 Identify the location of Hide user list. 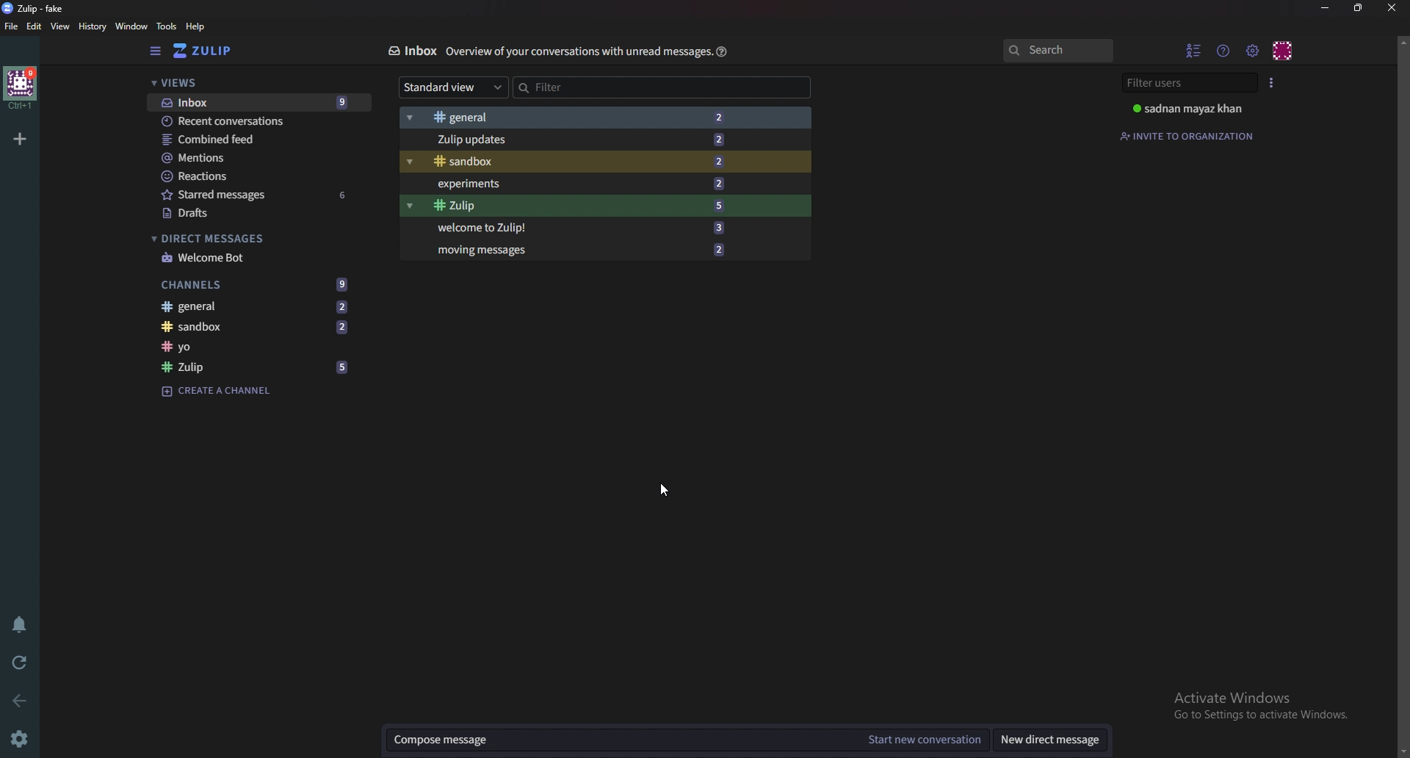
(1192, 51).